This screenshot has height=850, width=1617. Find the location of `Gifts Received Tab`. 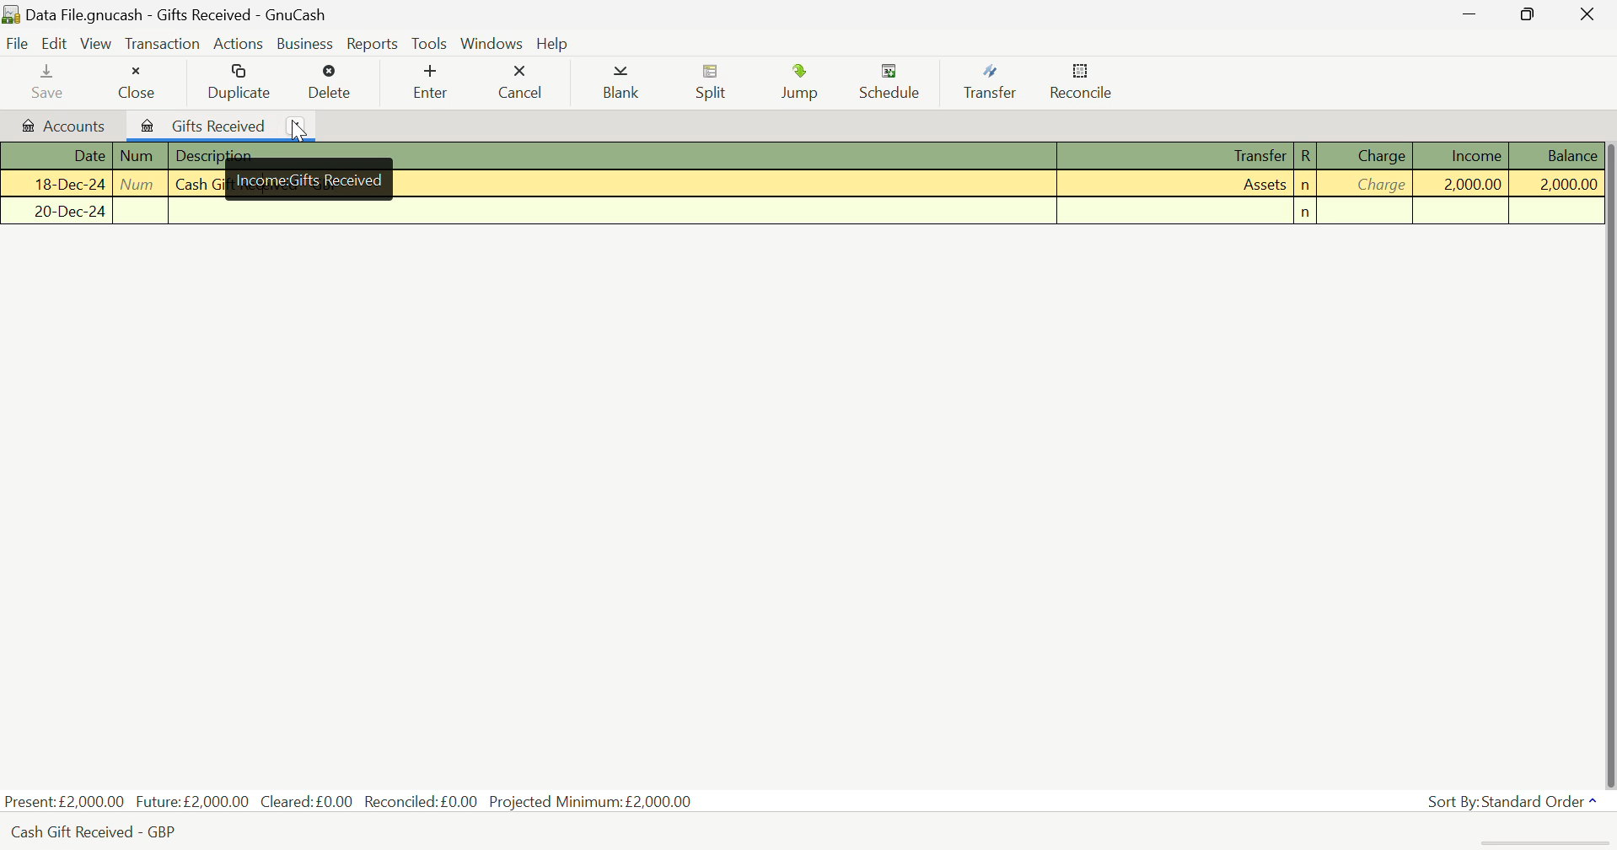

Gifts Received Tab is located at coordinates (200, 123).